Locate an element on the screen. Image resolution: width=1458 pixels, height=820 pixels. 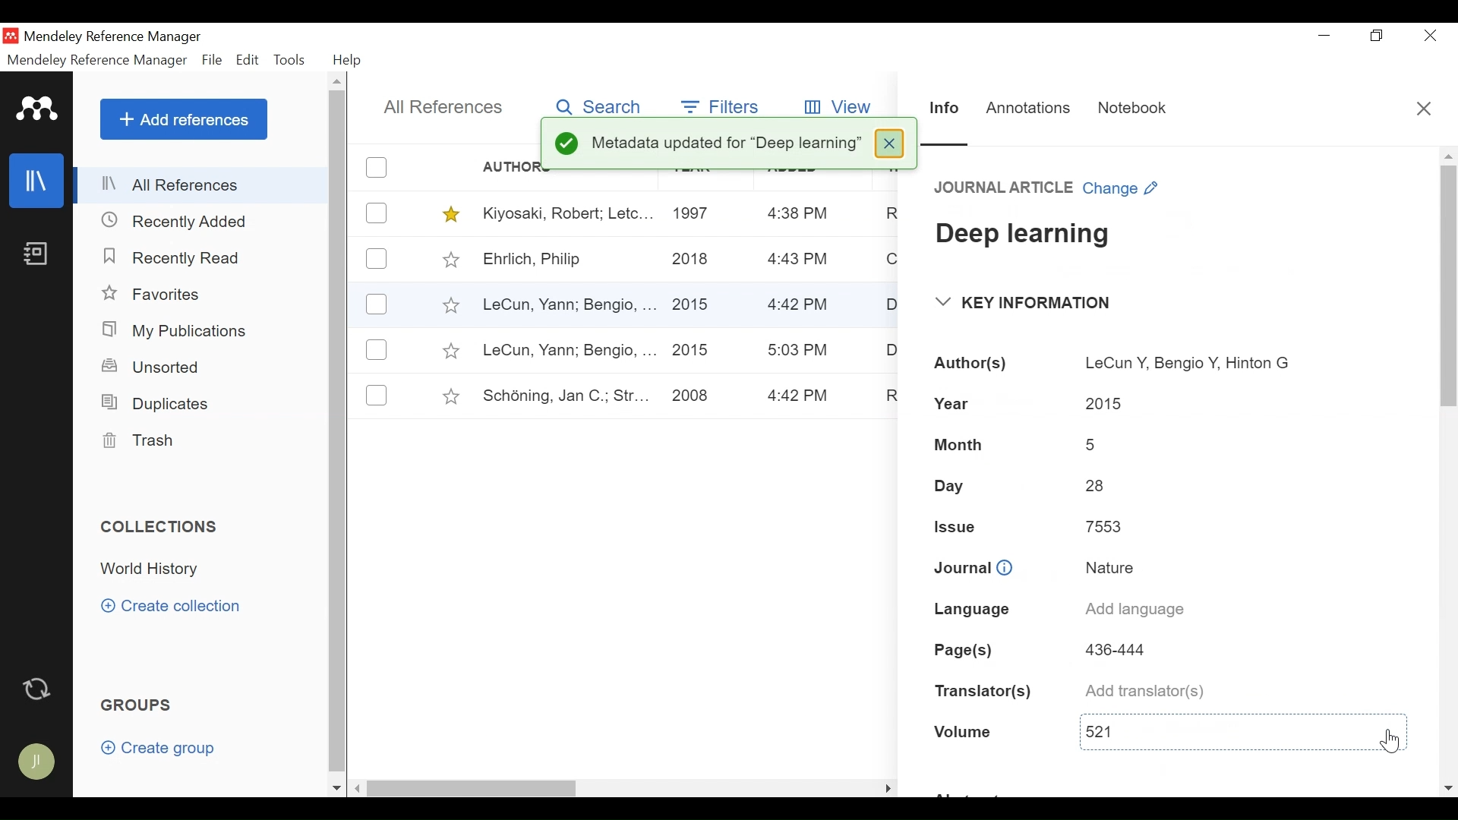
2015 is located at coordinates (696, 298).